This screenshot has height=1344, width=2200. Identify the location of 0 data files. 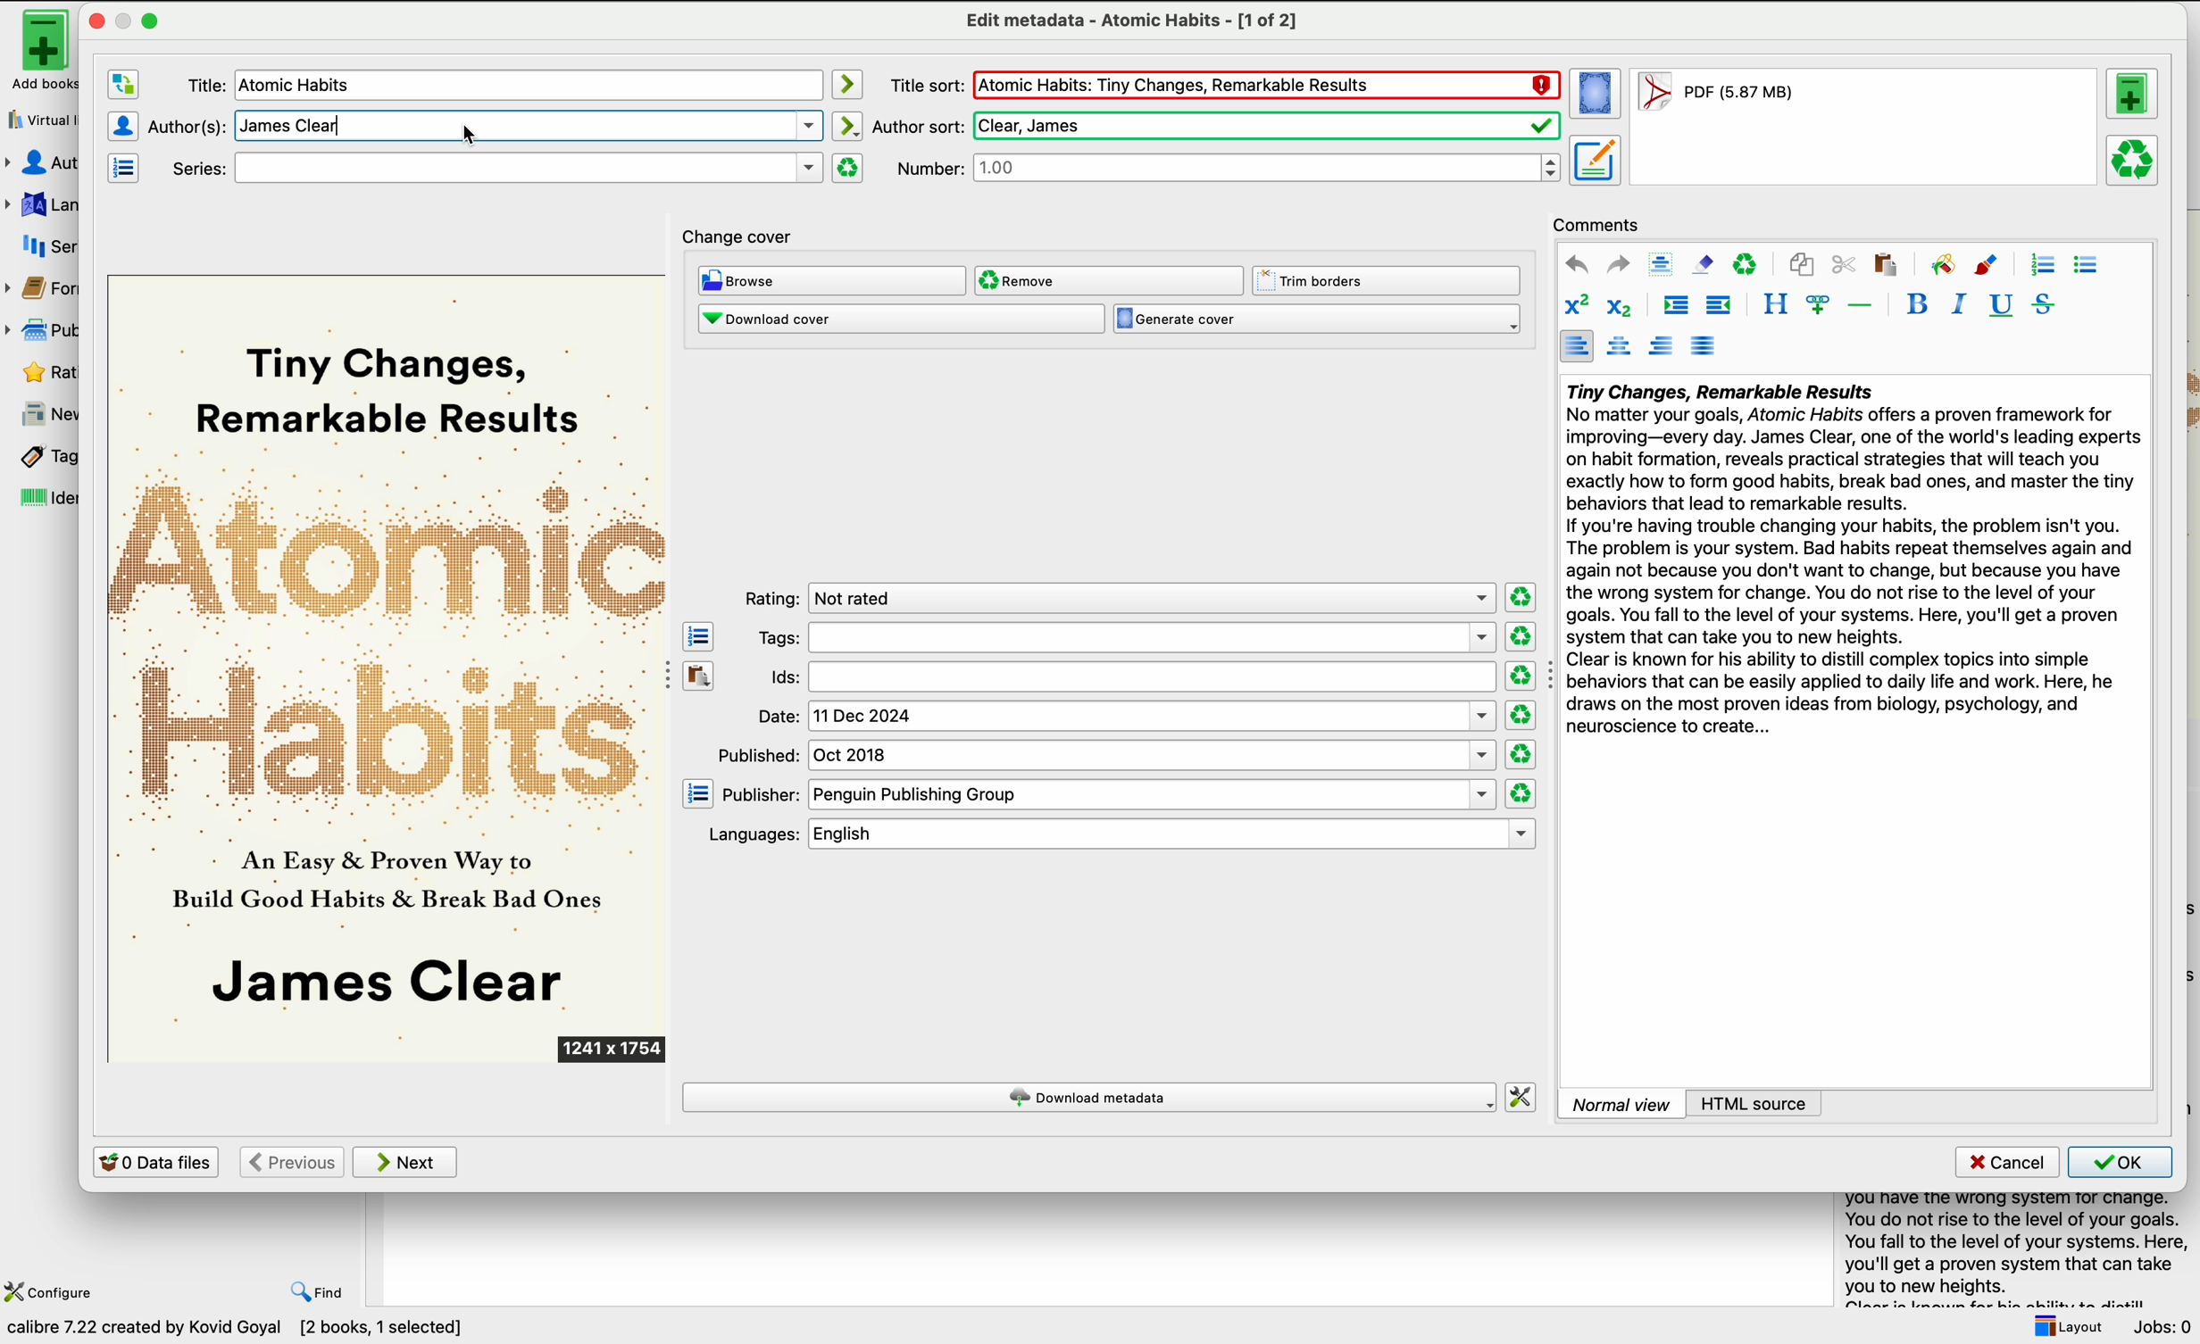
(155, 1161).